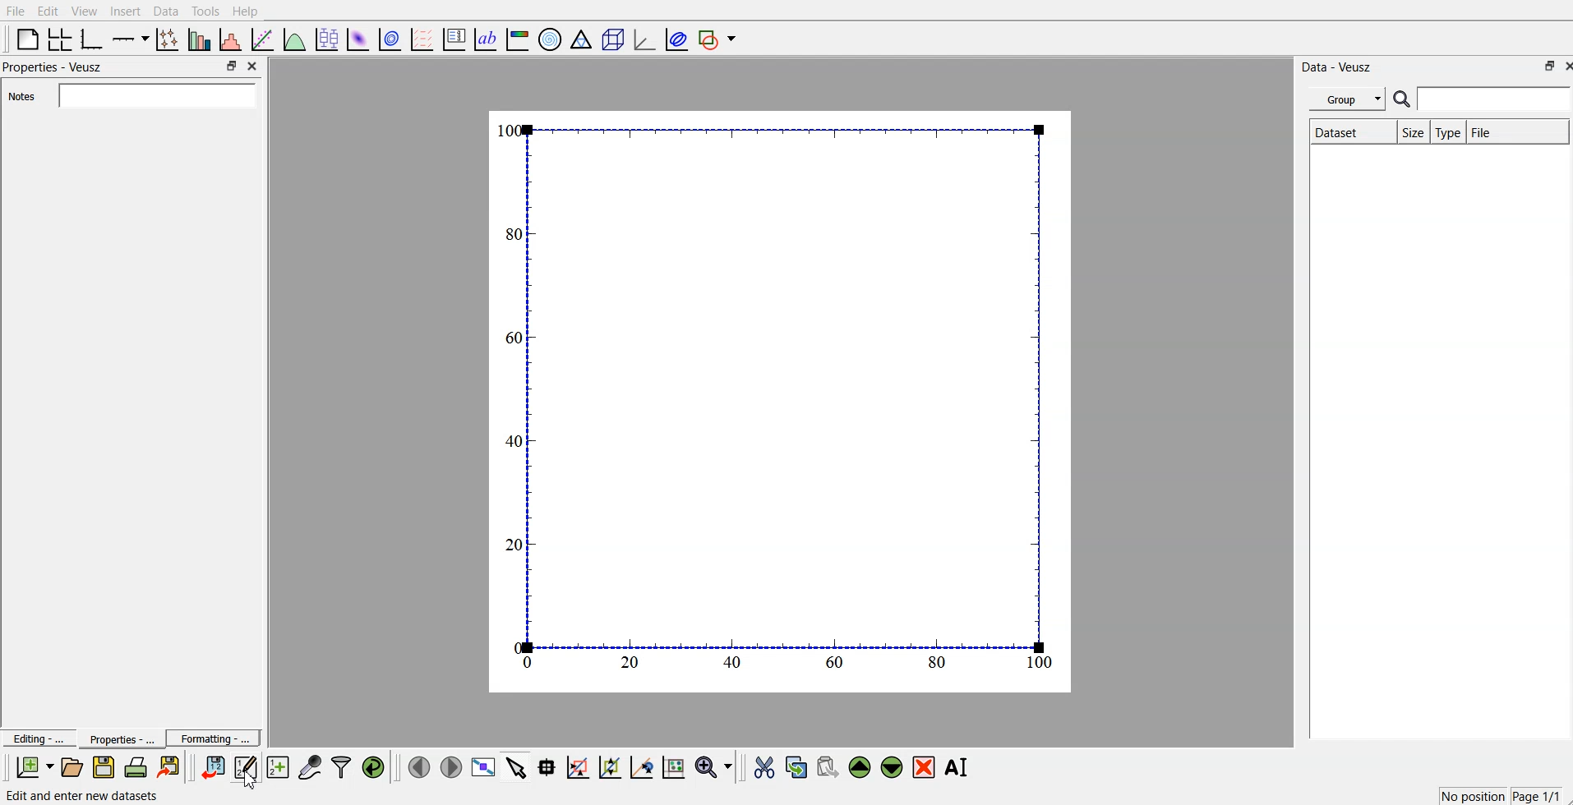 The height and width of the screenshot is (805, 1573). What do you see at coordinates (957, 767) in the screenshot?
I see `rename the selected widget` at bounding box center [957, 767].